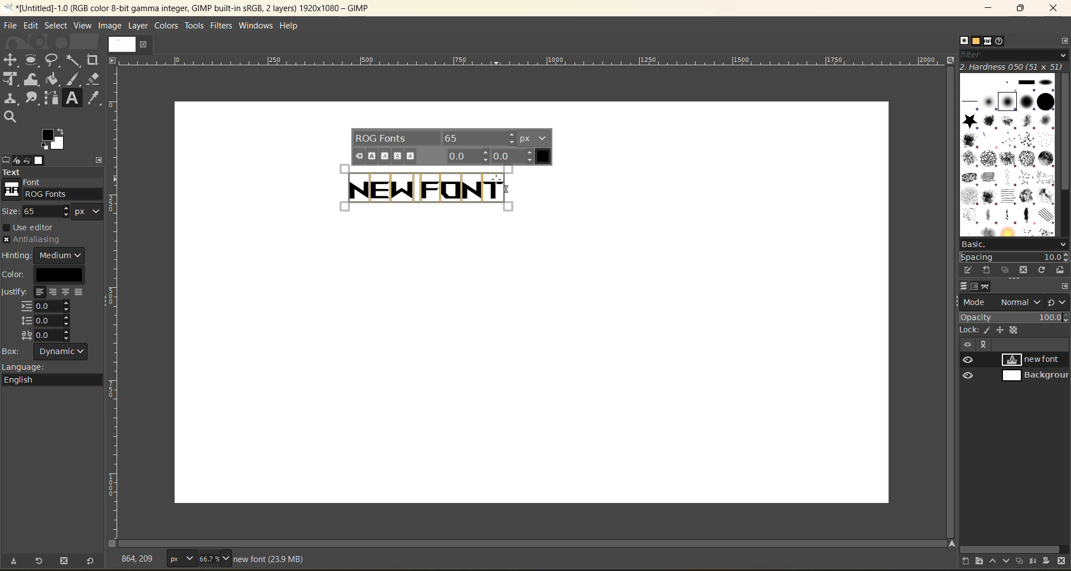 The width and height of the screenshot is (1071, 571). Describe the element at coordinates (140, 557) in the screenshot. I see `coordinates` at that location.